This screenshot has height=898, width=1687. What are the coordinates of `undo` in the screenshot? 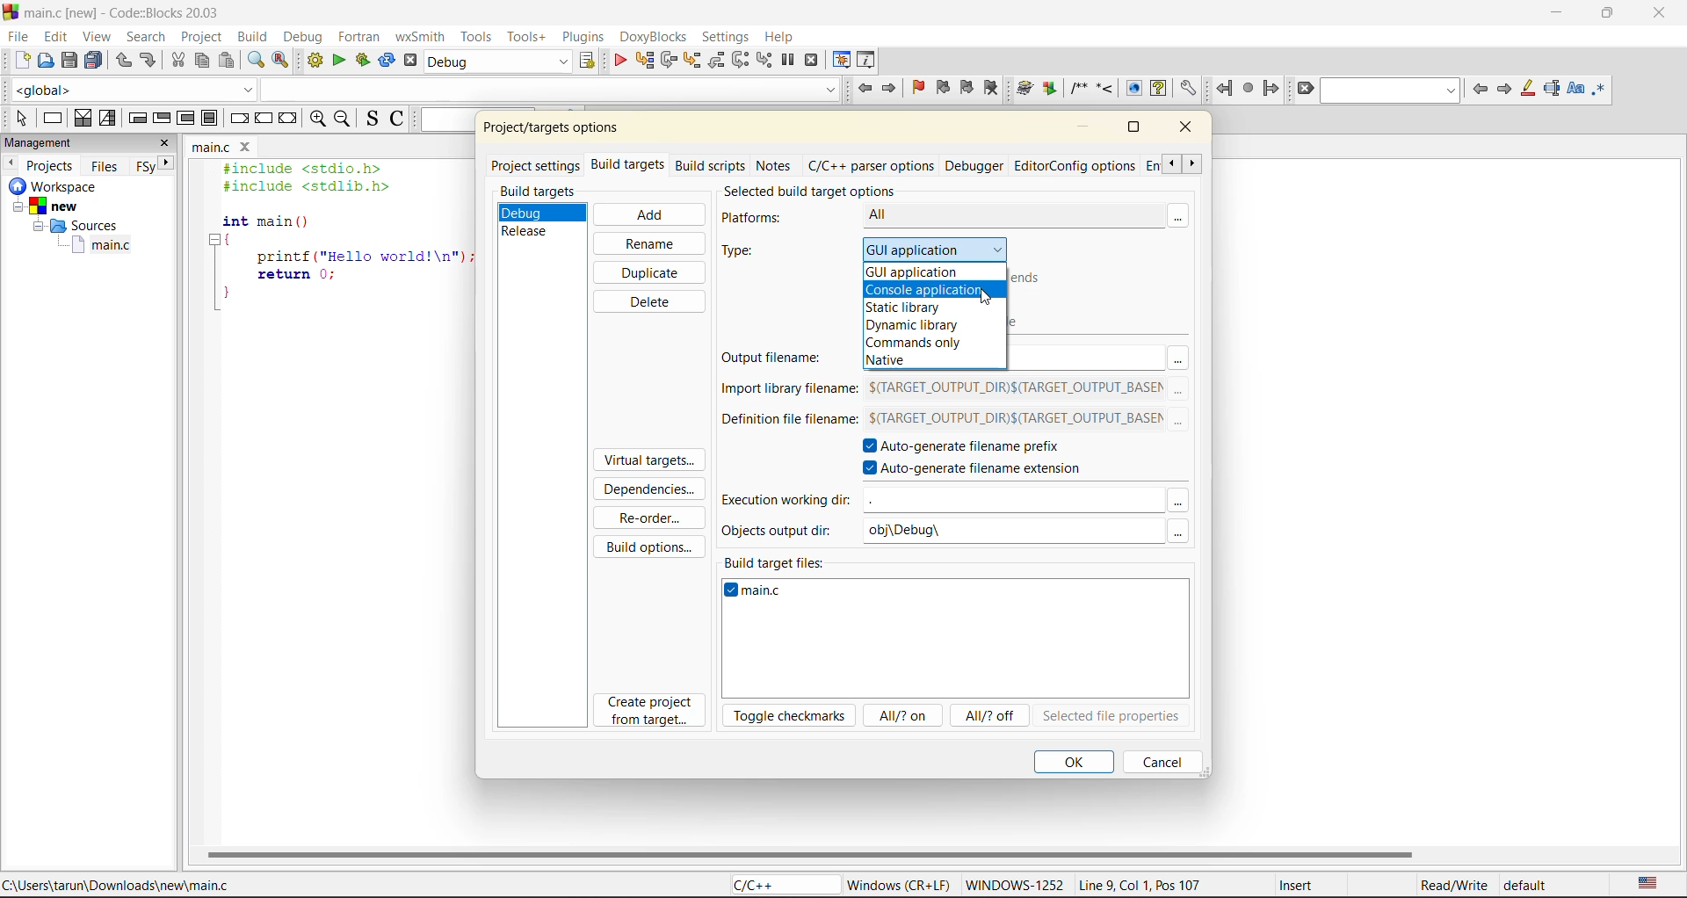 It's located at (121, 61).